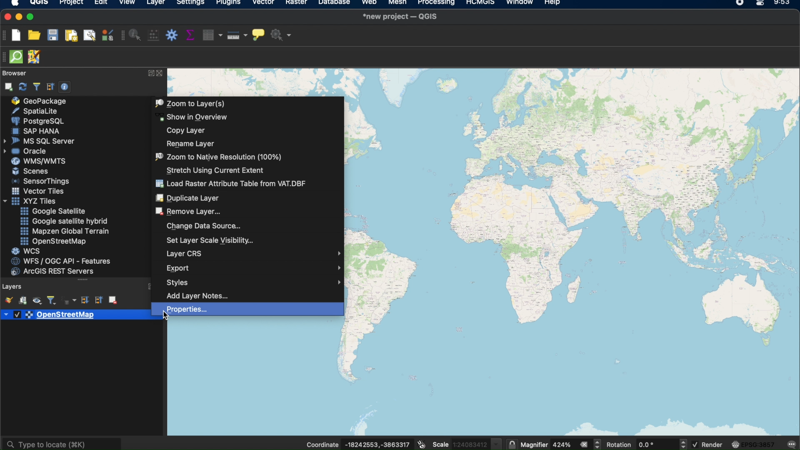  I want to click on current csr, so click(754, 444).